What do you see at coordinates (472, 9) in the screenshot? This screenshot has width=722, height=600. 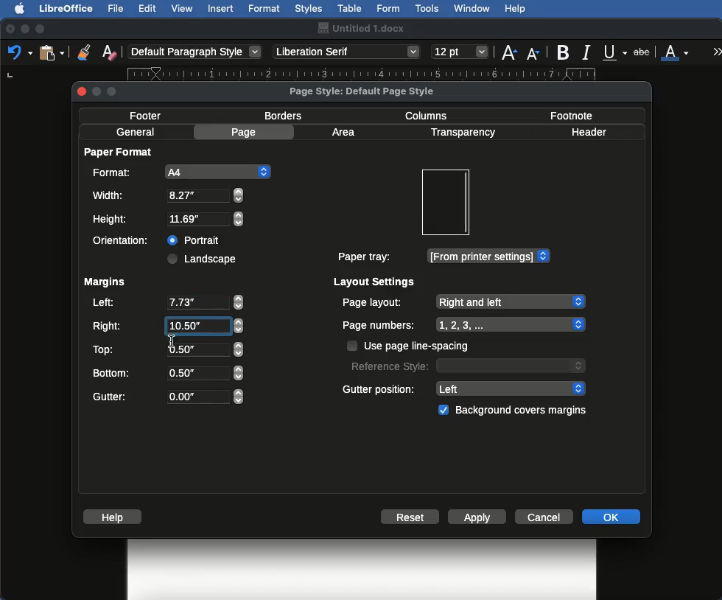 I see `Window` at bounding box center [472, 9].